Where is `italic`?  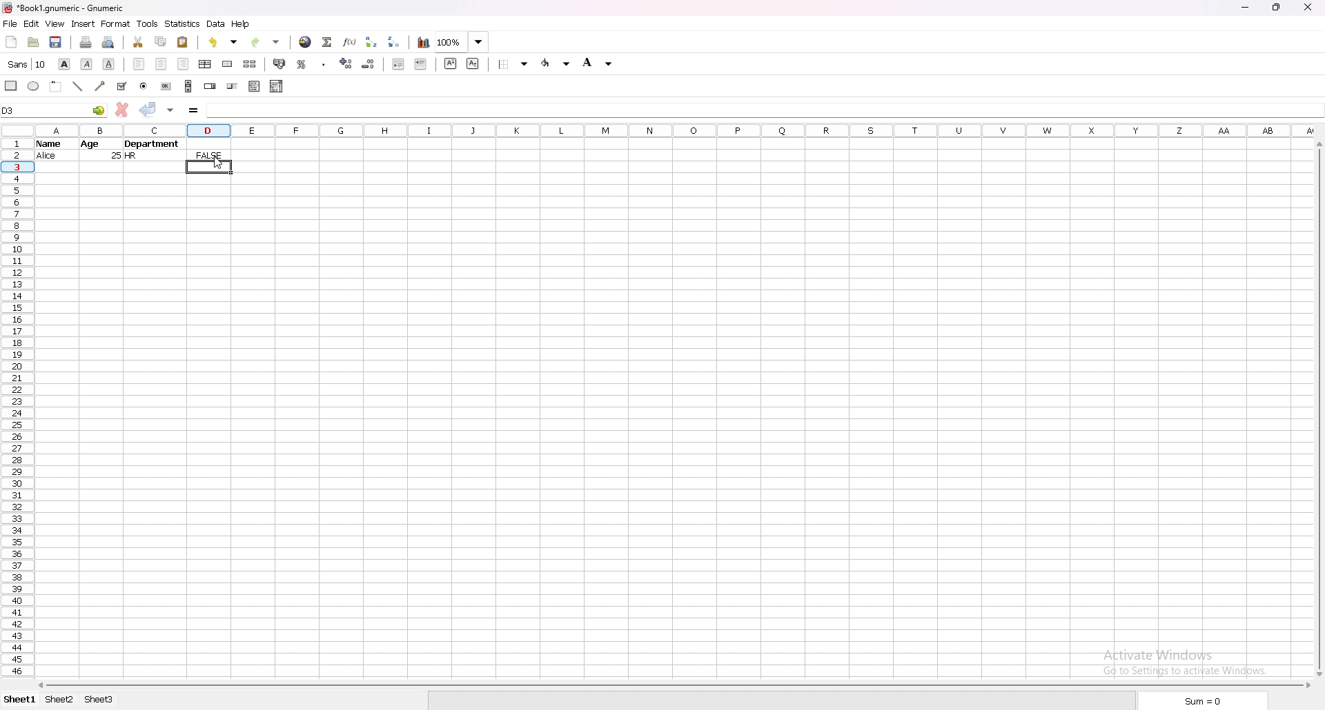
italic is located at coordinates (87, 64).